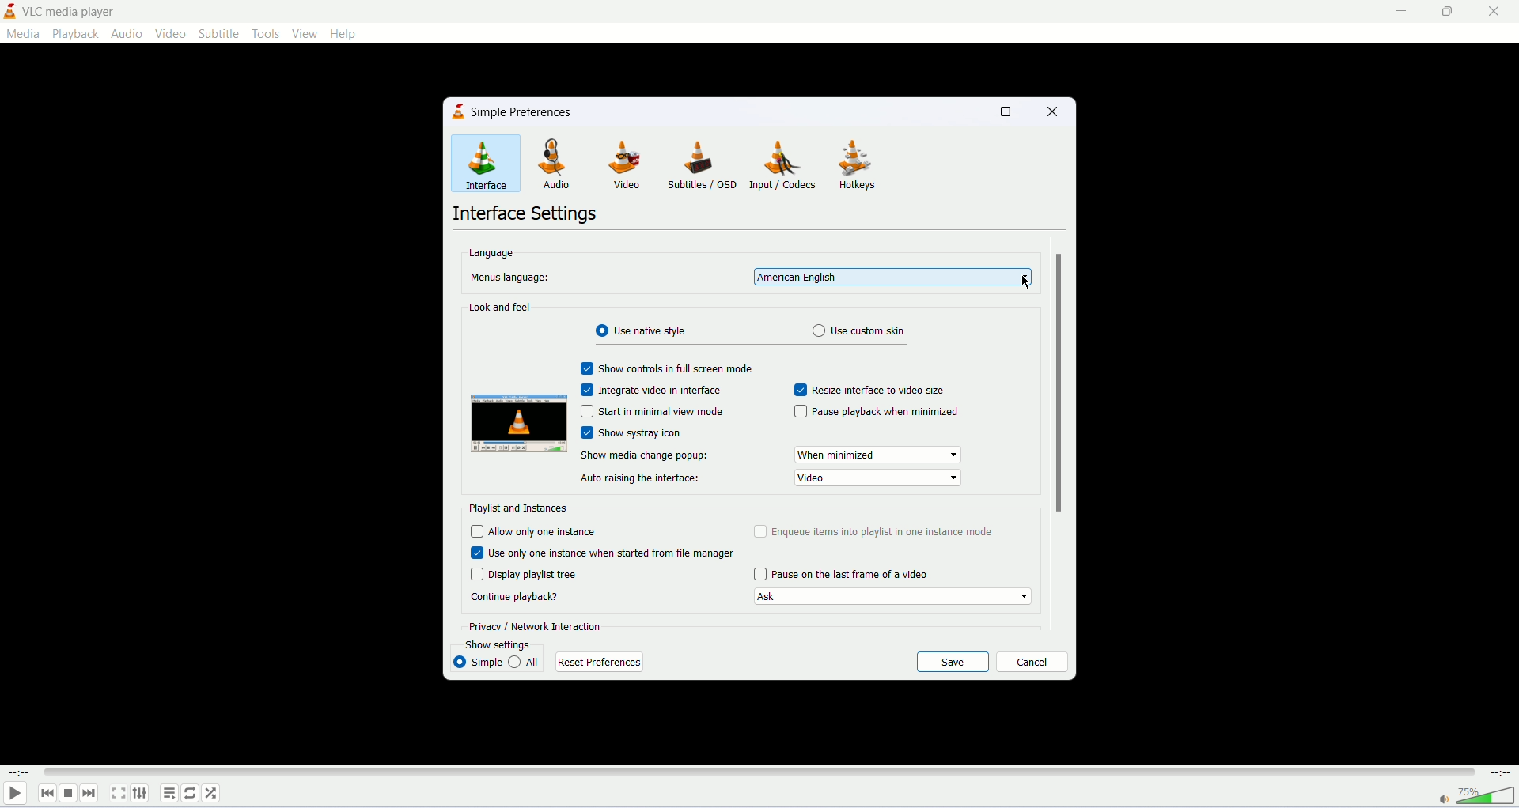 The image size is (1519, 808). I want to click on privacy/network interaction, so click(534, 626).